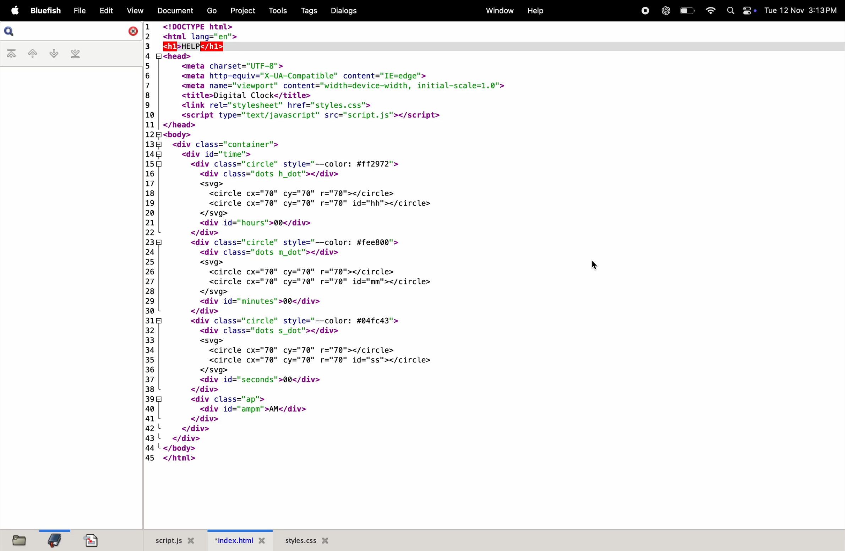  I want to click on bluefish , so click(46, 11).